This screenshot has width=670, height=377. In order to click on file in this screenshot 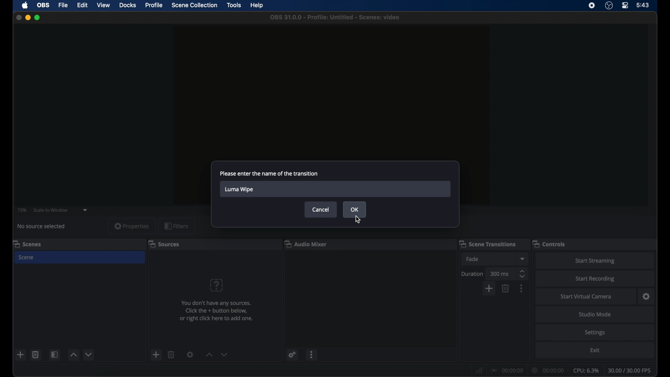, I will do `click(63, 5)`.